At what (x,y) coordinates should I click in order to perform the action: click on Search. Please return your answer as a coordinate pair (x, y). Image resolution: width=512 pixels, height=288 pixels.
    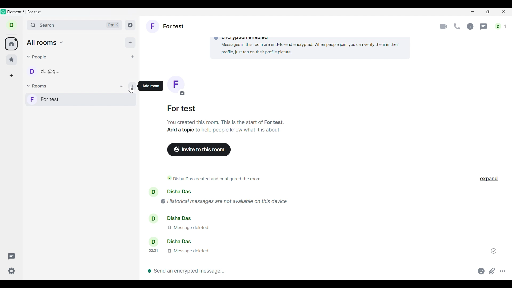
    Looking at the image, I should click on (75, 25).